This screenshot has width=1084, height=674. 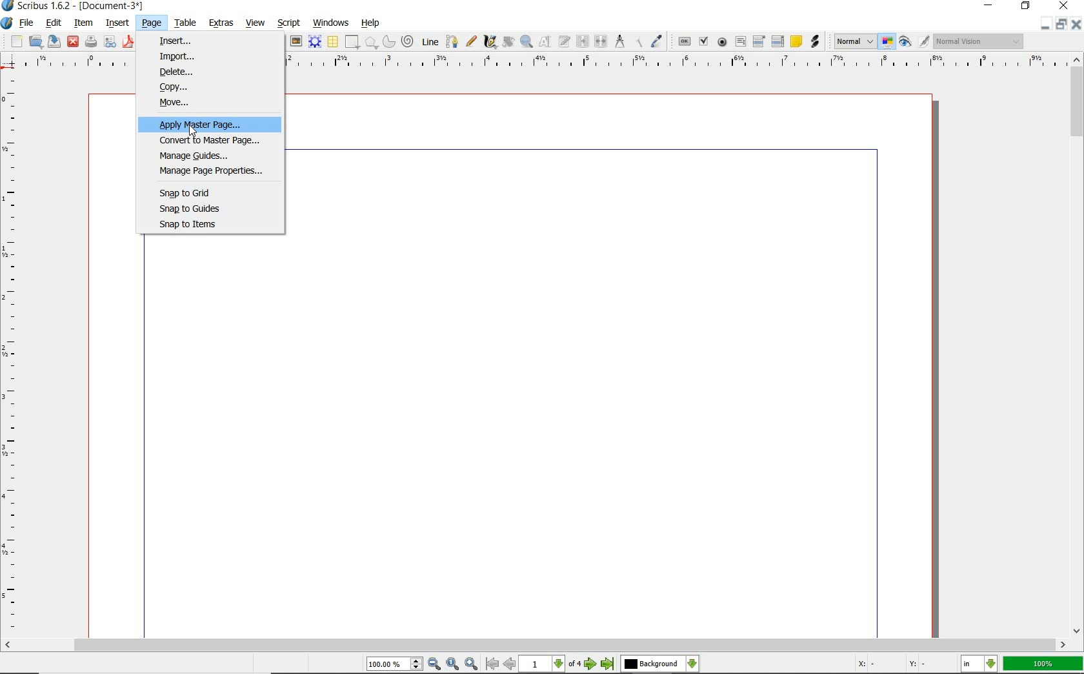 I want to click on script, so click(x=290, y=24).